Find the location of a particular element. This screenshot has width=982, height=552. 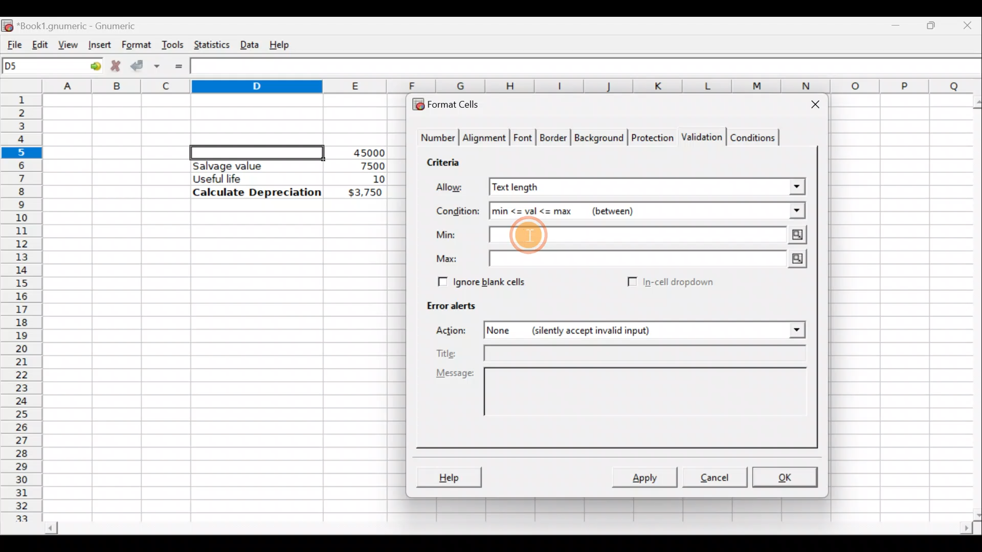

Conditions is located at coordinates (752, 137).